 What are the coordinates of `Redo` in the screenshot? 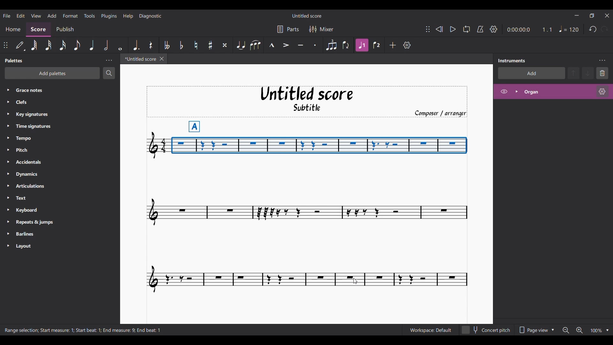 It's located at (604, 29).